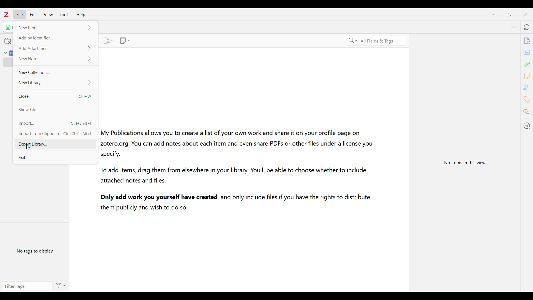 Image resolution: width=533 pixels, height=300 pixels. I want to click on Tools, so click(65, 14).